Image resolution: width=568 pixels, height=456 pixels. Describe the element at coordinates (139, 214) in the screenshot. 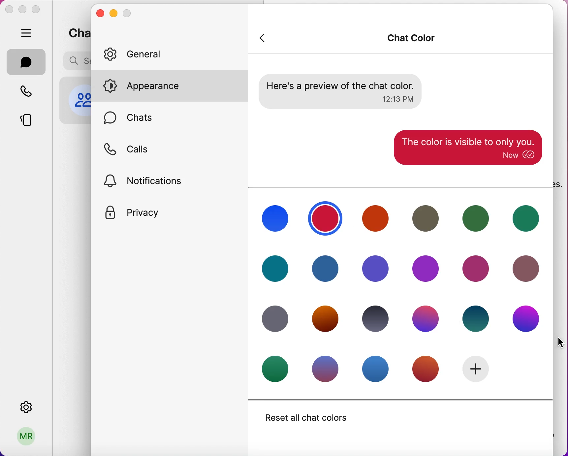

I see `privacy` at that location.